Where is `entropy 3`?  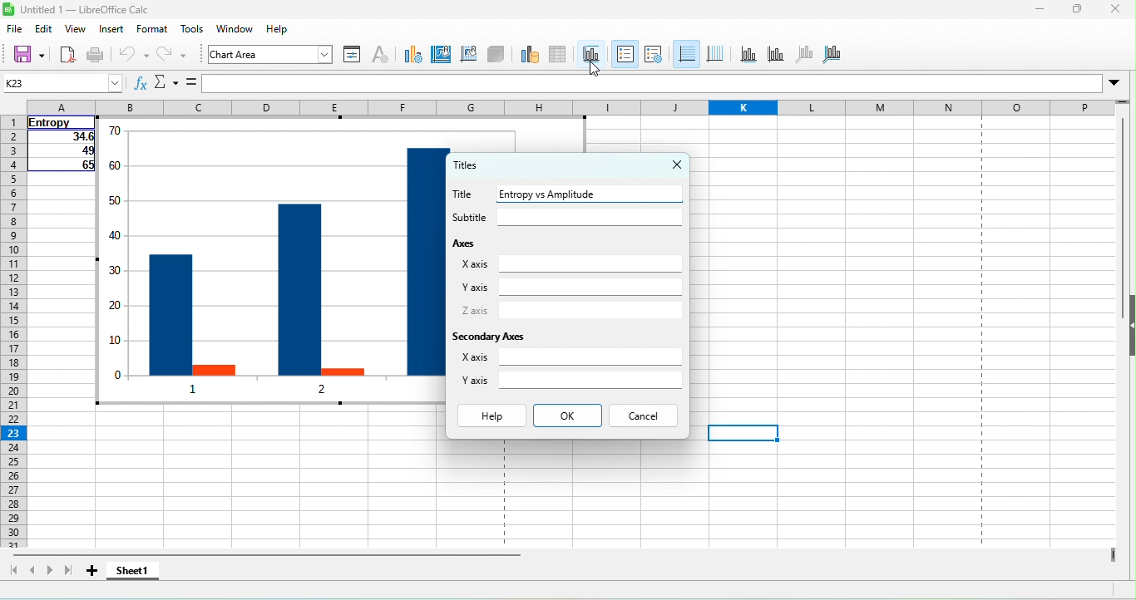
entropy 3 is located at coordinates (422, 262).